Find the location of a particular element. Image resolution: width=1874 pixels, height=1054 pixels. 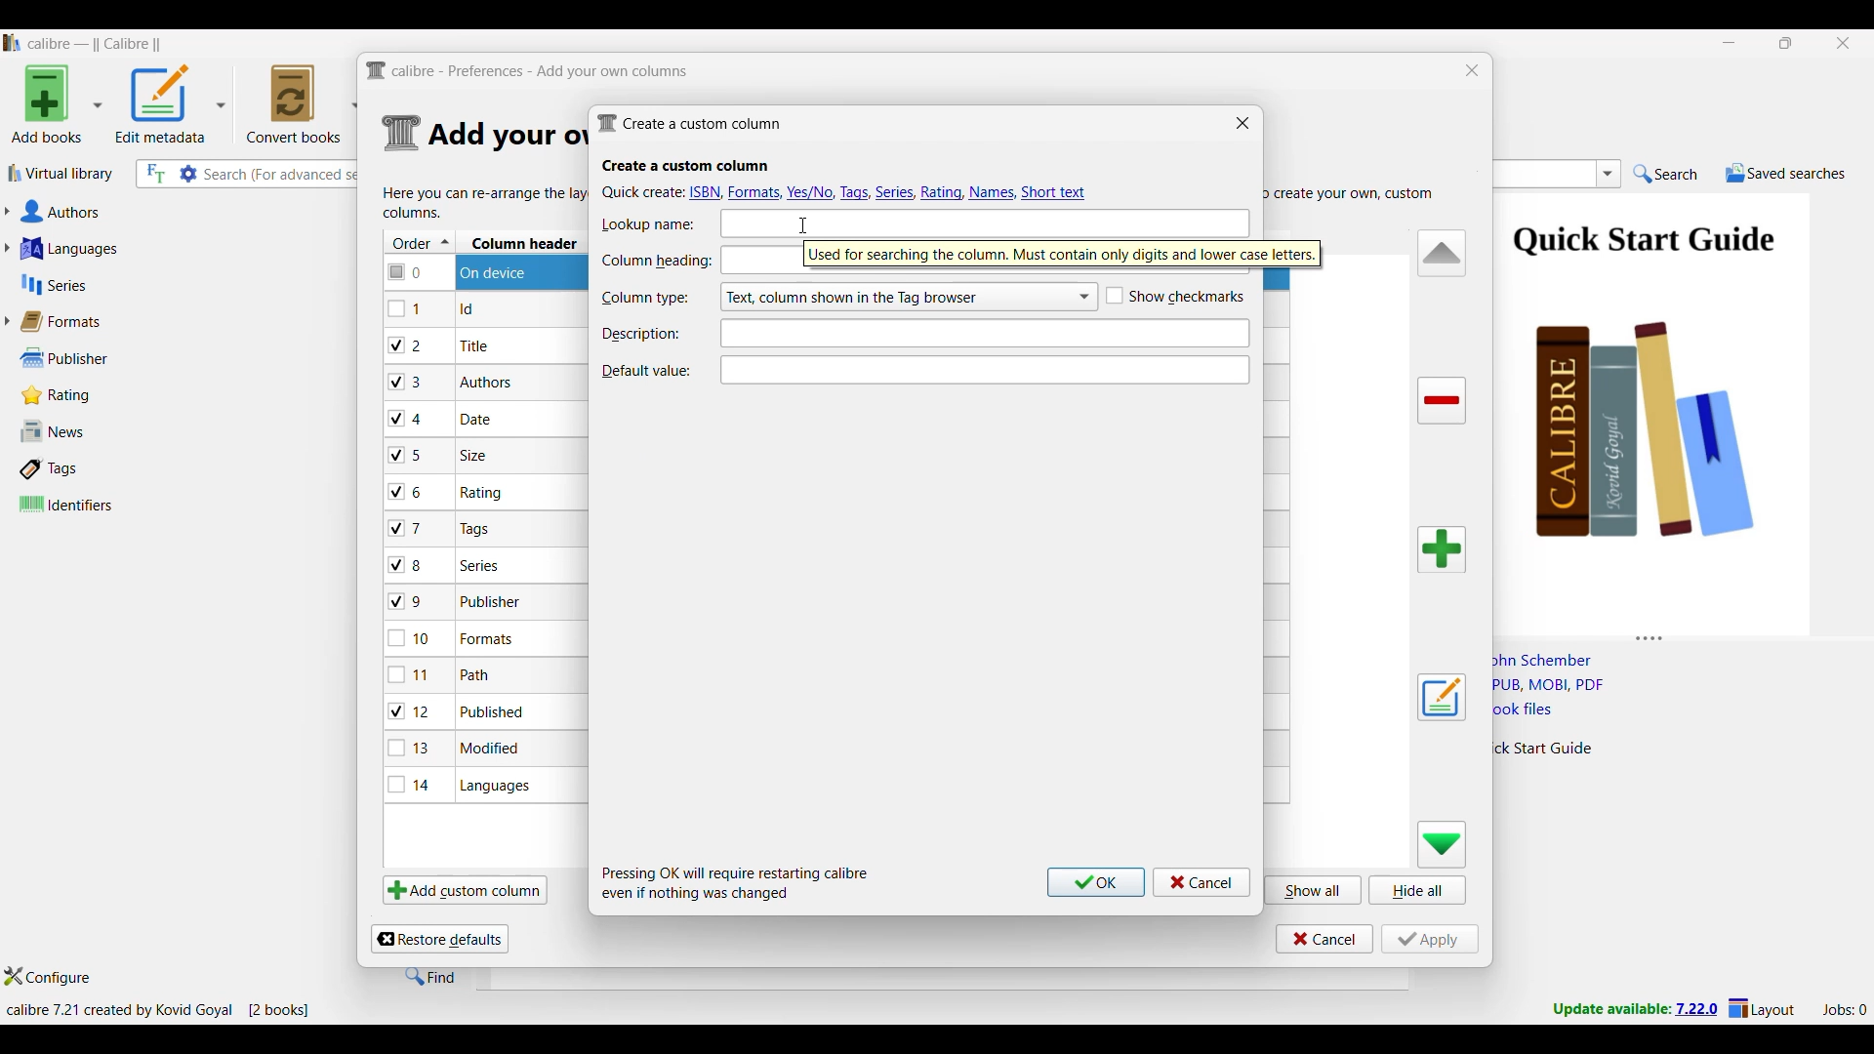

Cancel is located at coordinates (1202, 882).